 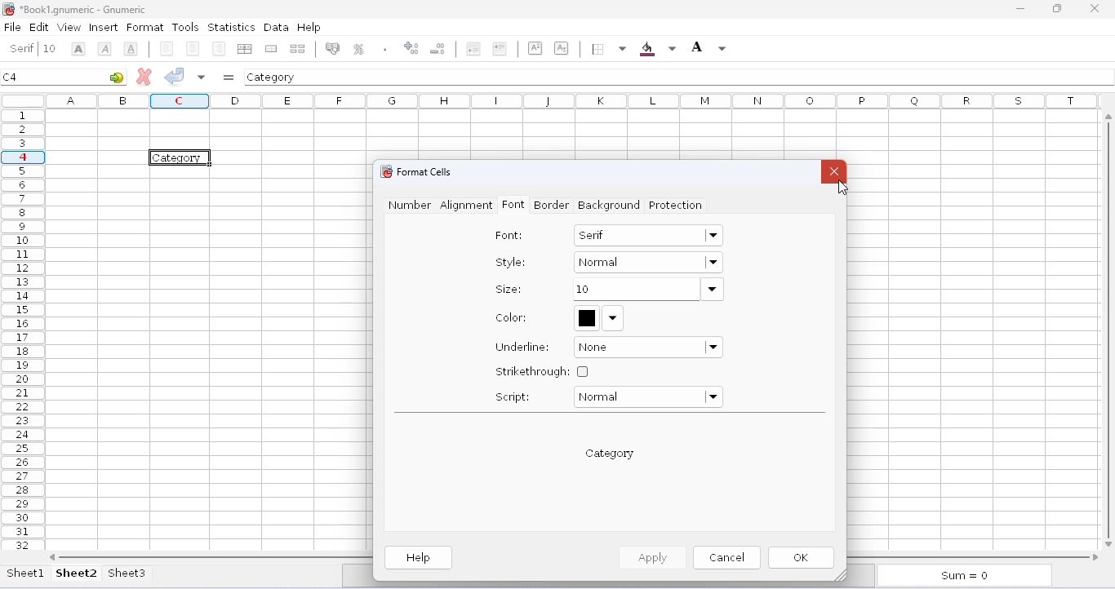 I want to click on border, so click(x=551, y=205).